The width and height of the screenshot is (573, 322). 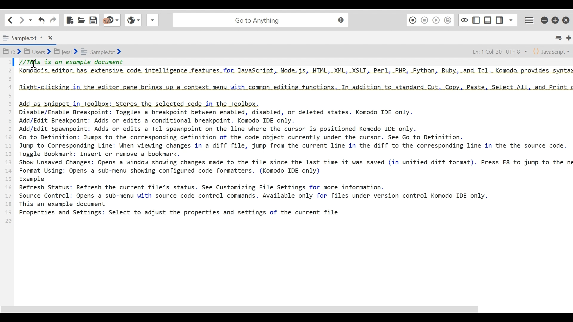 What do you see at coordinates (567, 18) in the screenshot?
I see `Close` at bounding box center [567, 18].